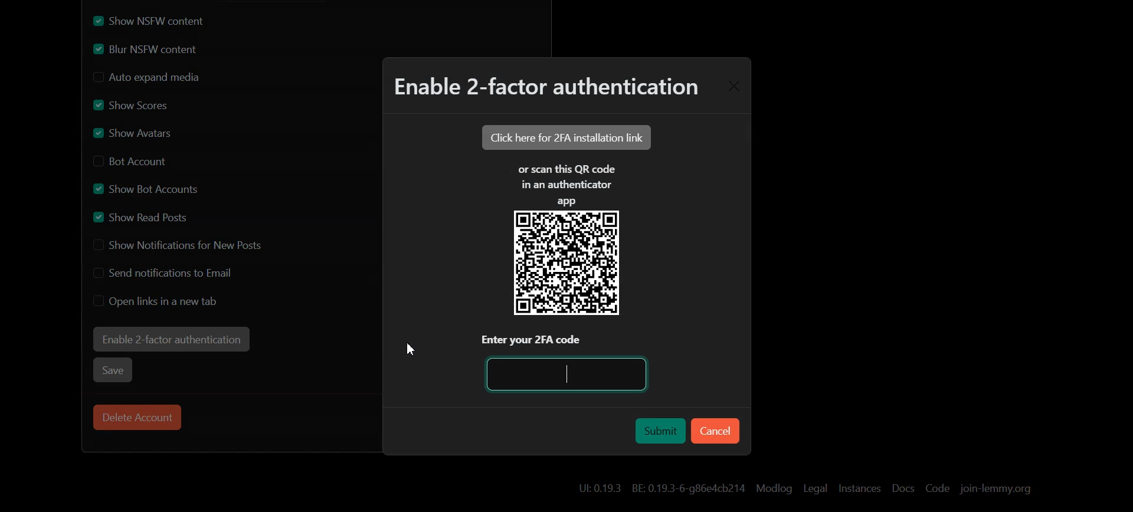 The height and width of the screenshot is (512, 1133). Describe the element at coordinates (135, 160) in the screenshot. I see `Disable Bot Account` at that location.